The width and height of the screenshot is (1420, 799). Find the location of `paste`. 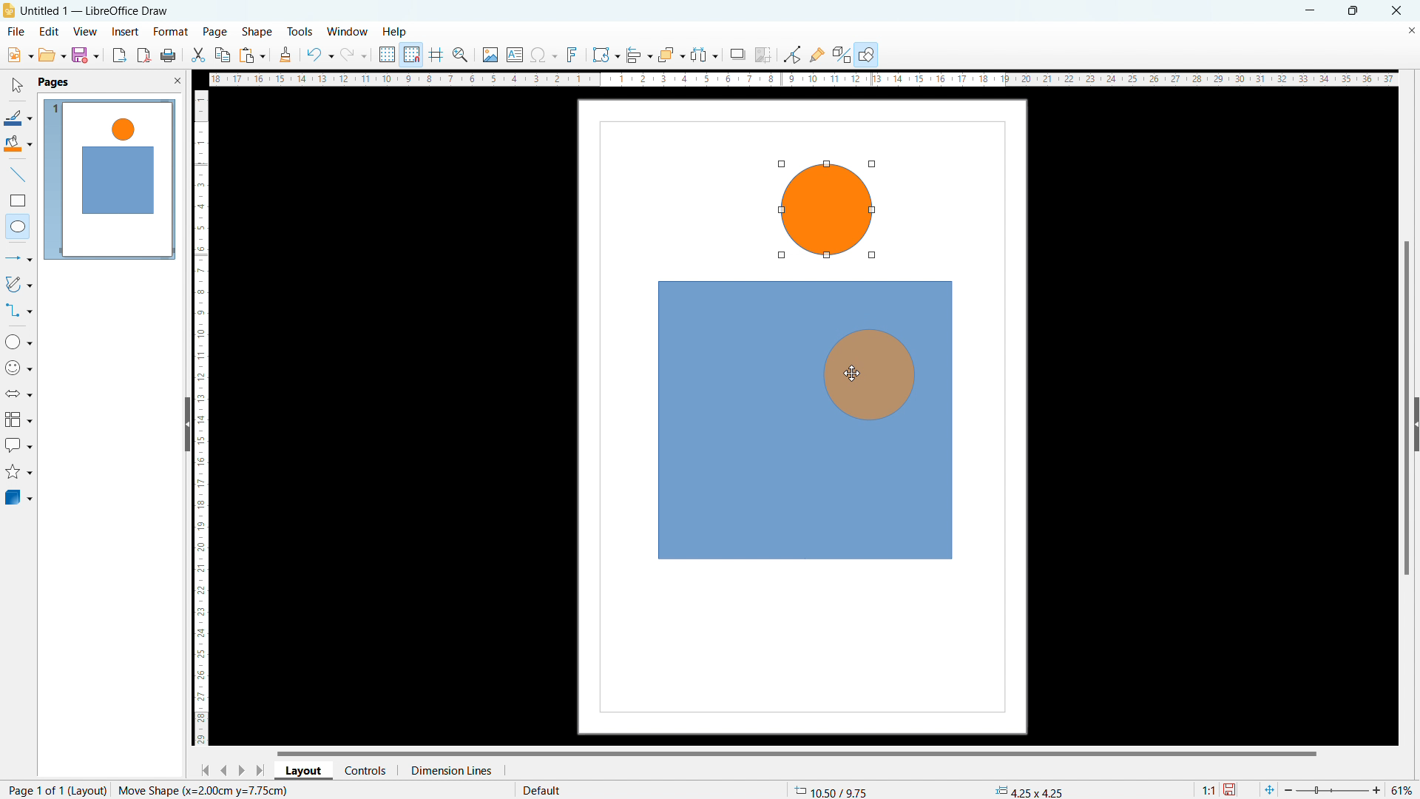

paste is located at coordinates (253, 55).